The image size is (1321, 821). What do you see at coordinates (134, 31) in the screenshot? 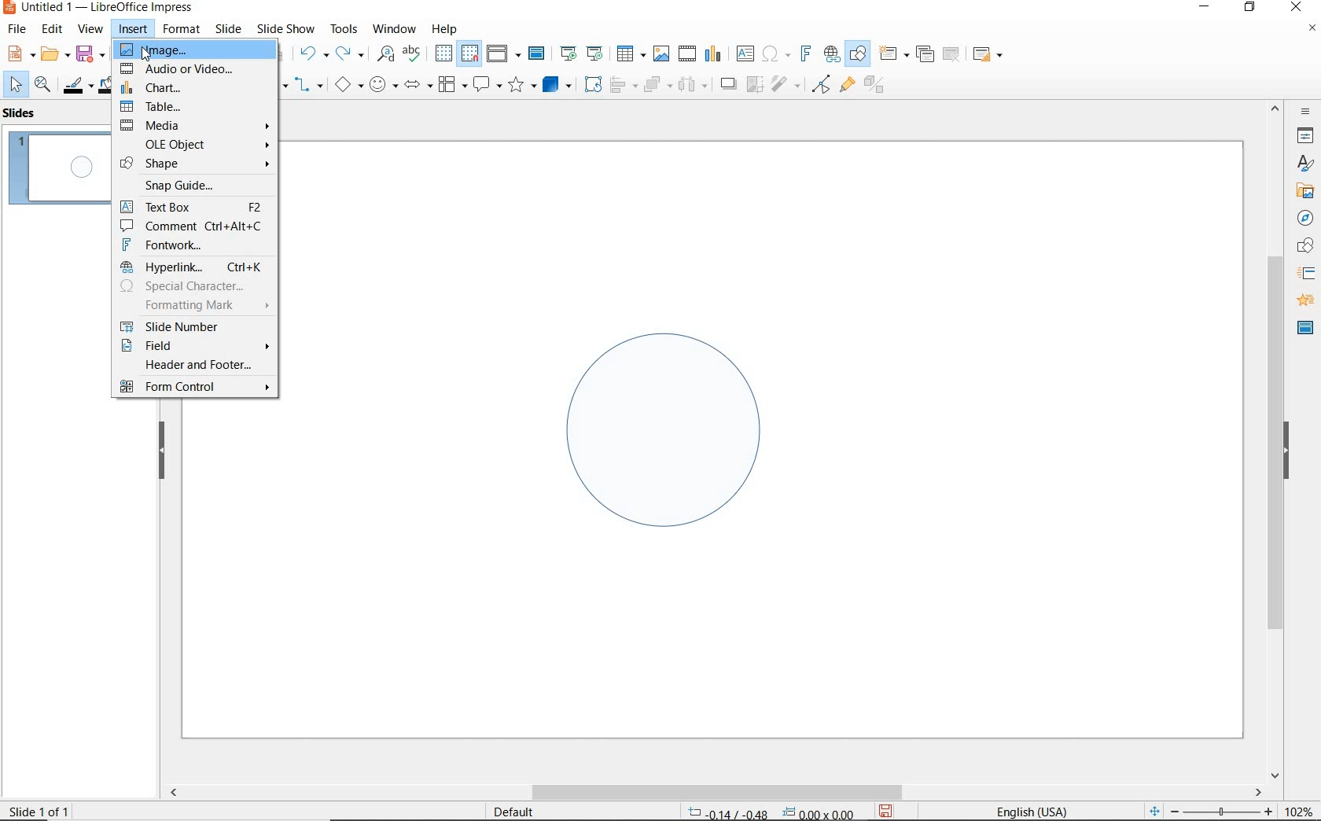
I see `insert` at bounding box center [134, 31].